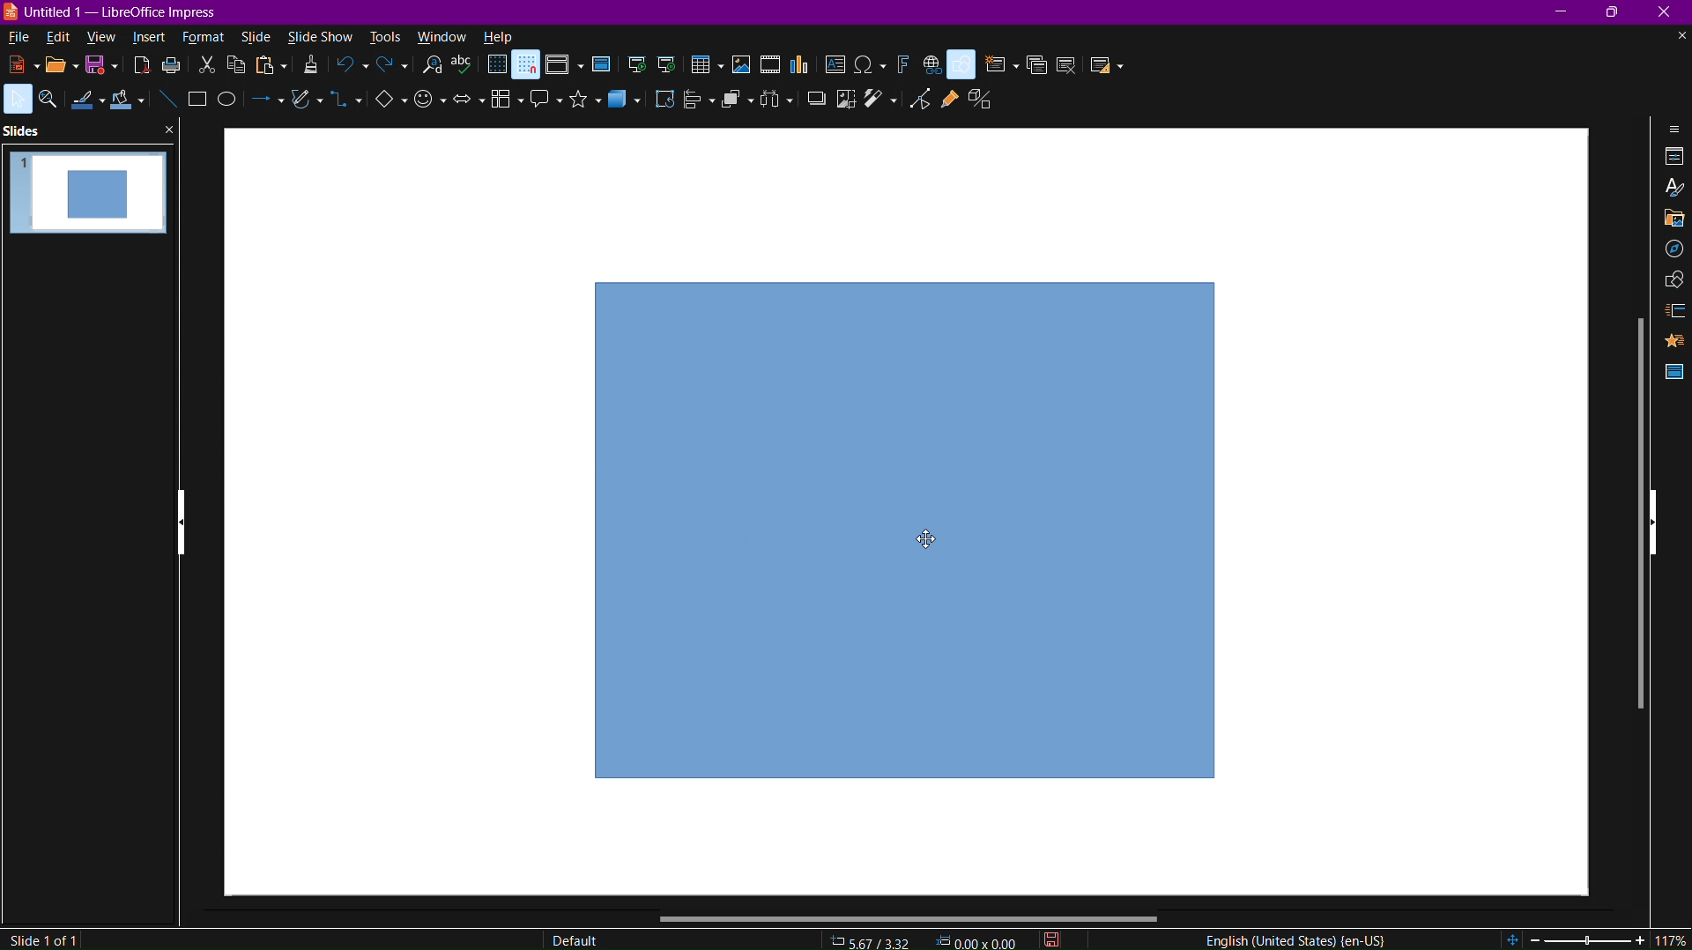 The image size is (1692, 950). I want to click on close document, so click(1680, 36).